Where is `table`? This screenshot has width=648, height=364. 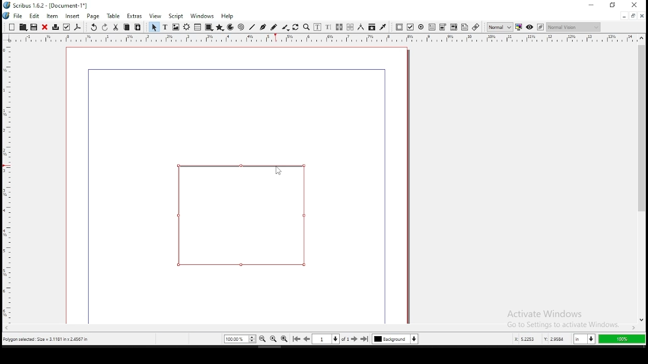 table is located at coordinates (197, 27).